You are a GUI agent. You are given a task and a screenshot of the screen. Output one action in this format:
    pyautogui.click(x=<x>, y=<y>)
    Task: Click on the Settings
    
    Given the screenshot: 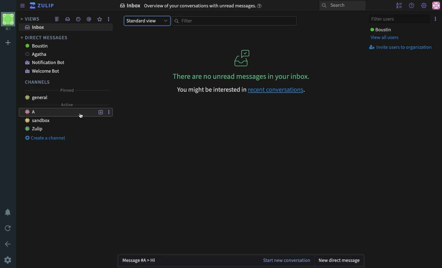 What is the action you would take?
    pyautogui.click(x=8, y=260)
    